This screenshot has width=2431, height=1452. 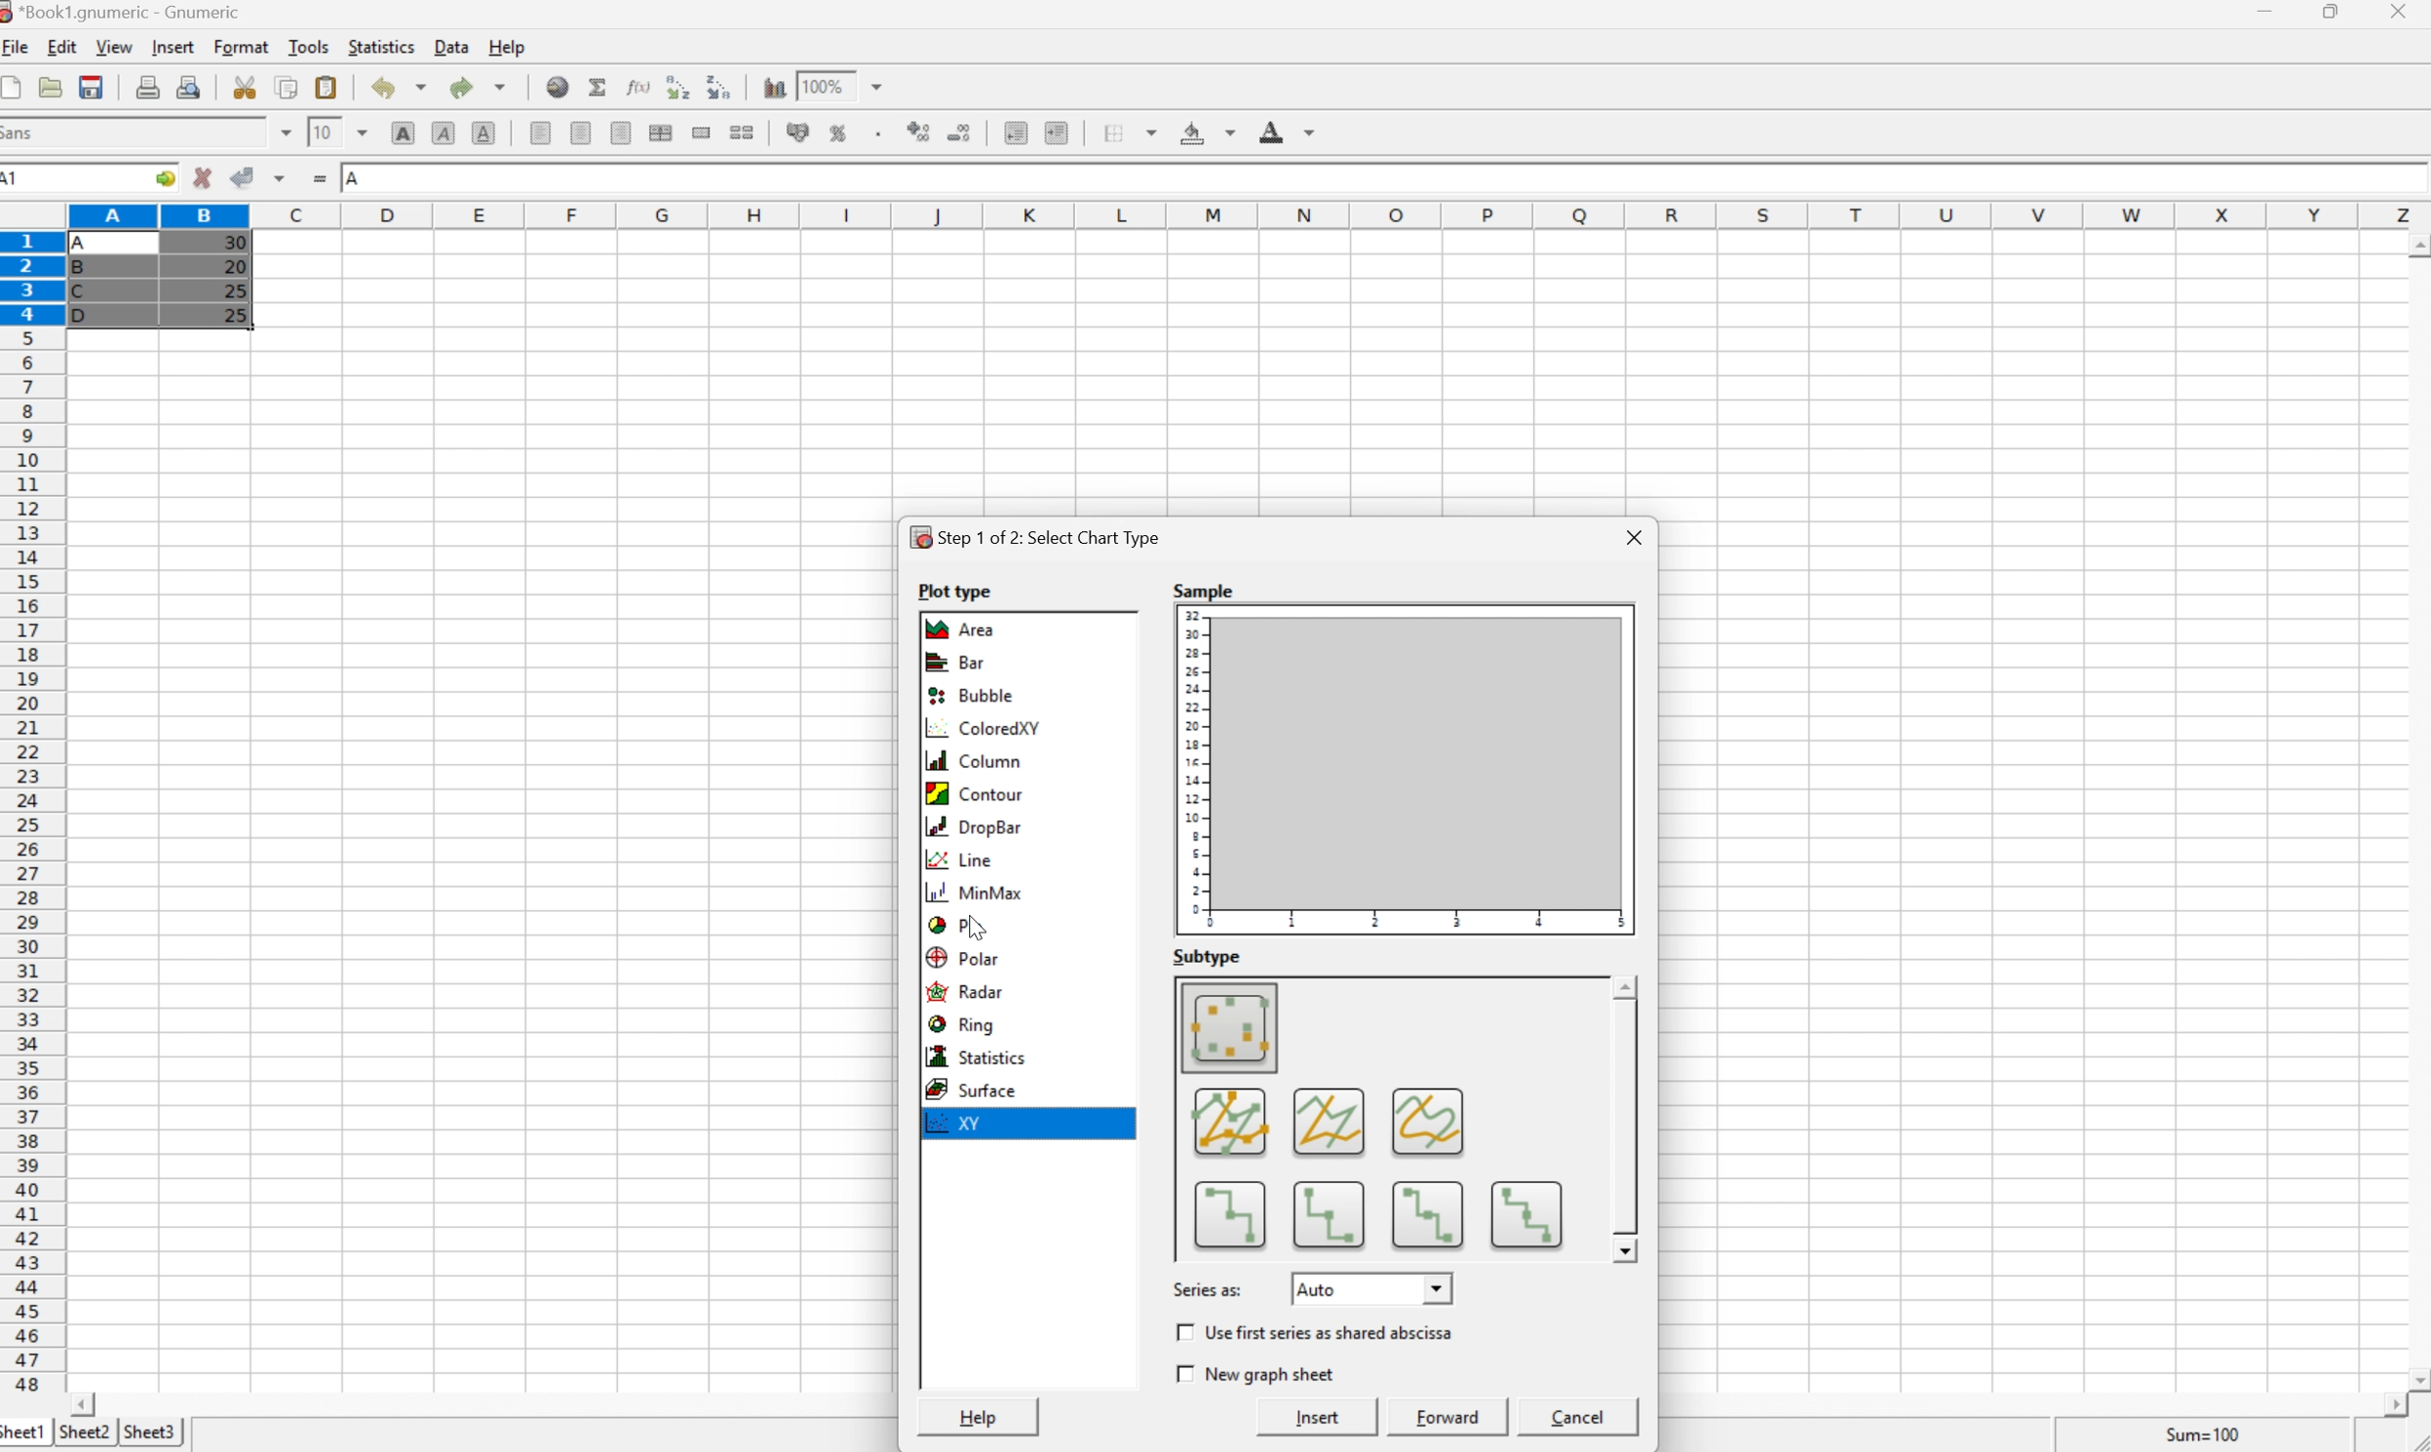 I want to click on Column names, so click(x=1247, y=213).